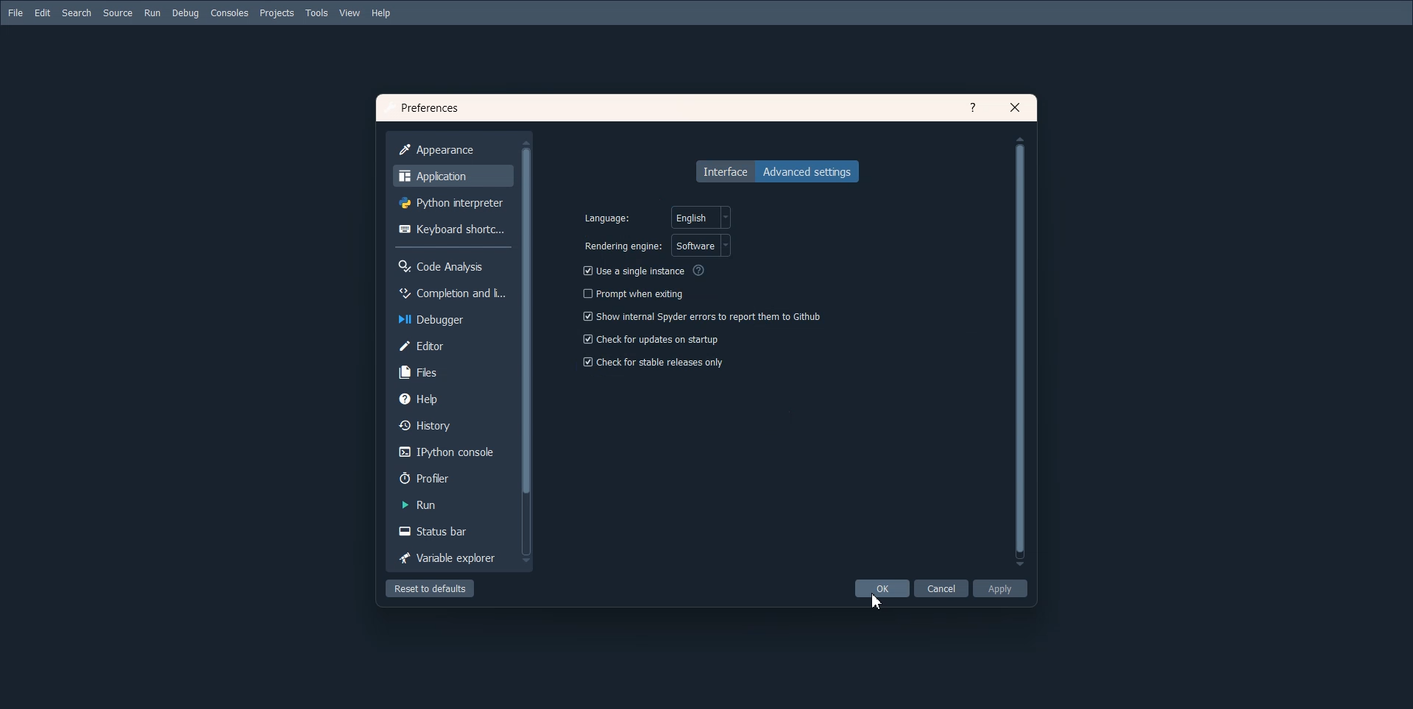 This screenshot has width=1413, height=709. I want to click on Use a single Instance, so click(643, 270).